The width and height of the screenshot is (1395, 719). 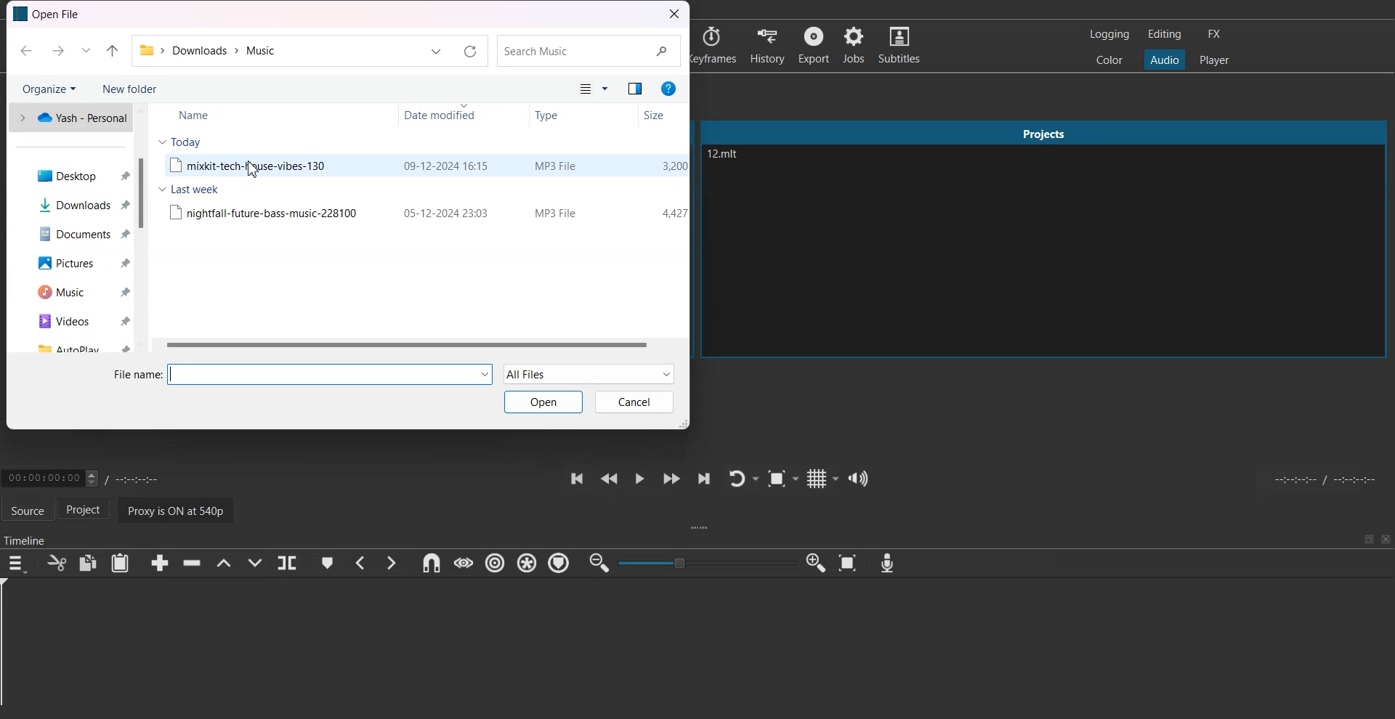 I want to click on Next marker, so click(x=392, y=562).